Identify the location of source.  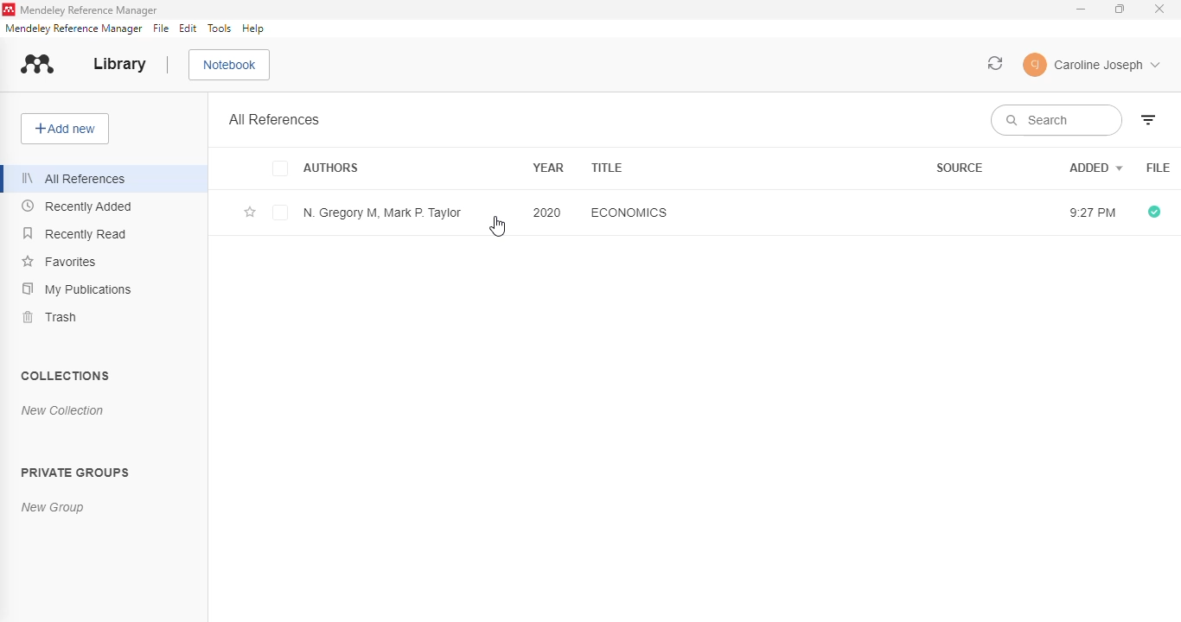
(961, 167).